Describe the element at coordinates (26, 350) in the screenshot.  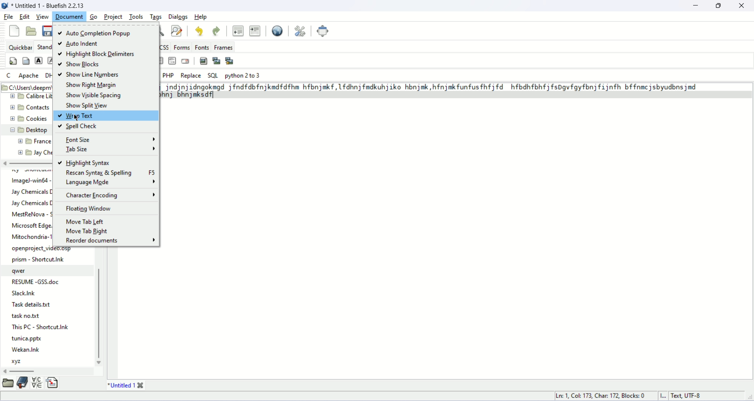
I see `Wekan.Ink` at that location.